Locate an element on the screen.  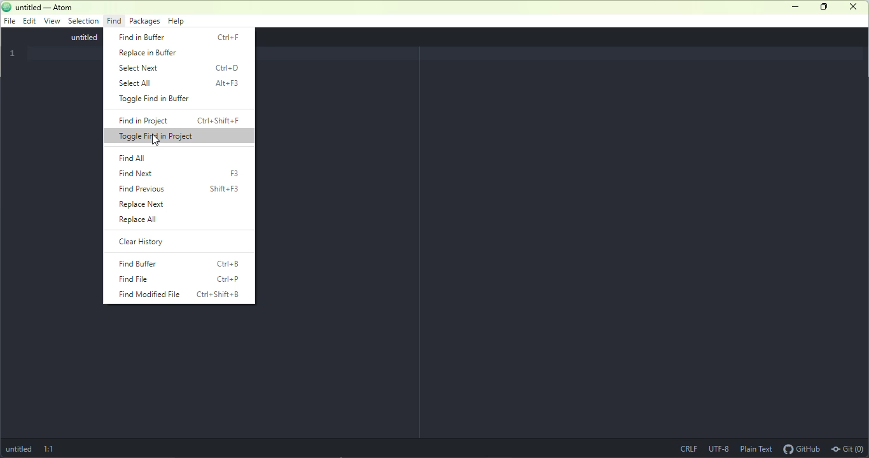
toggle find in buffer is located at coordinates (159, 101).